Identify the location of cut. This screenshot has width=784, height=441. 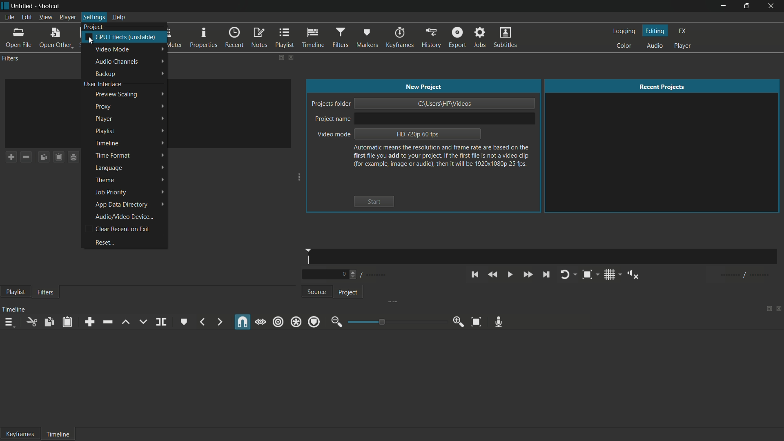
(31, 323).